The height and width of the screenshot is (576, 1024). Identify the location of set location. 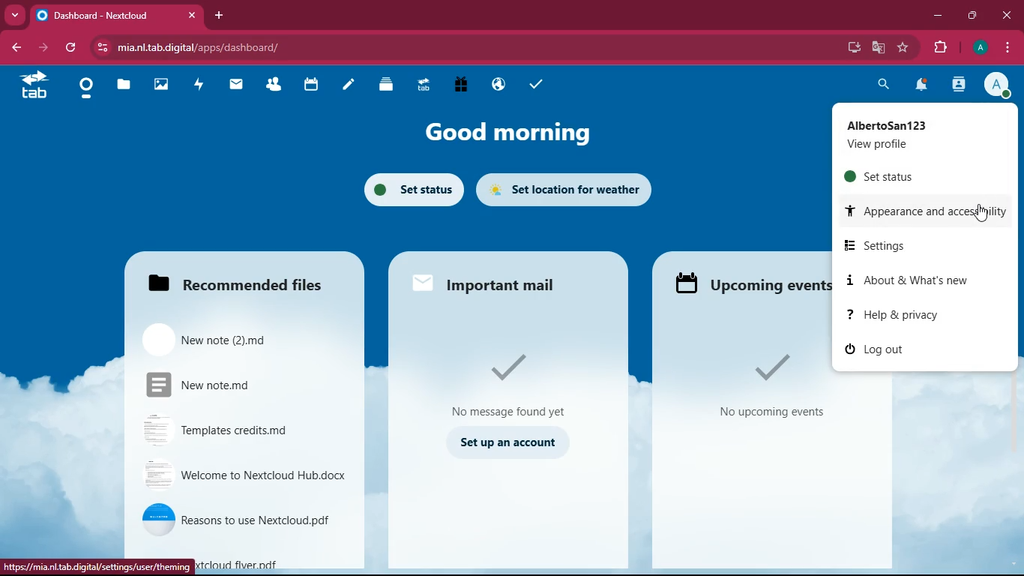
(570, 189).